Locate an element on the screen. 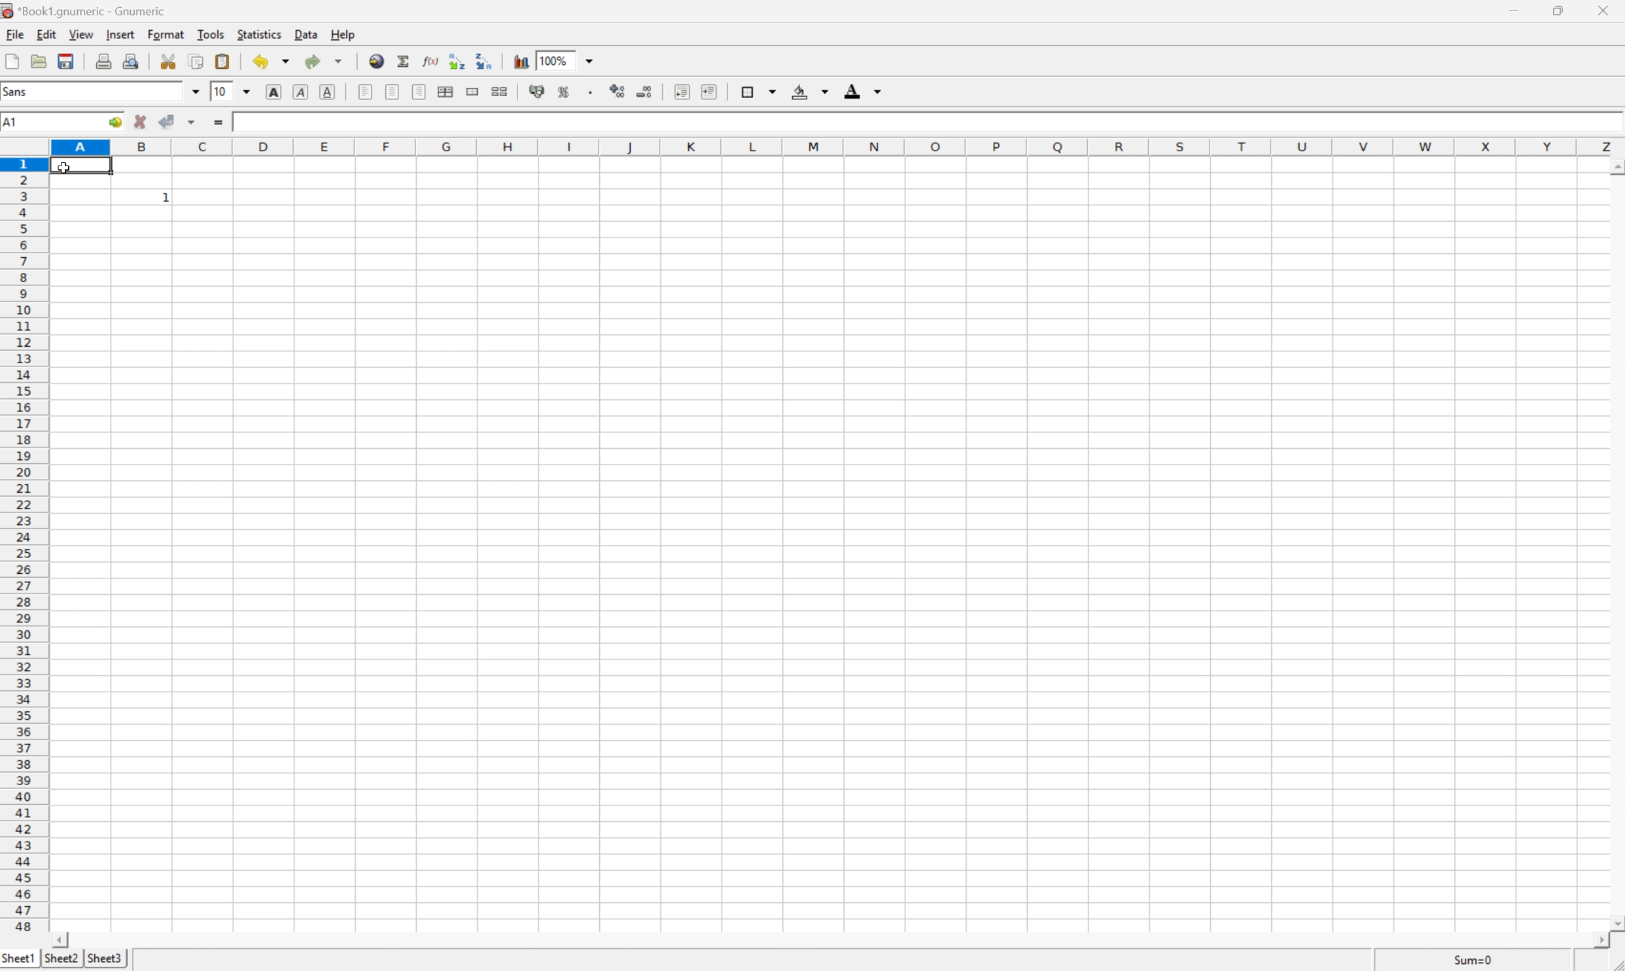 This screenshot has height=971, width=1625. decrease indent is located at coordinates (680, 90).